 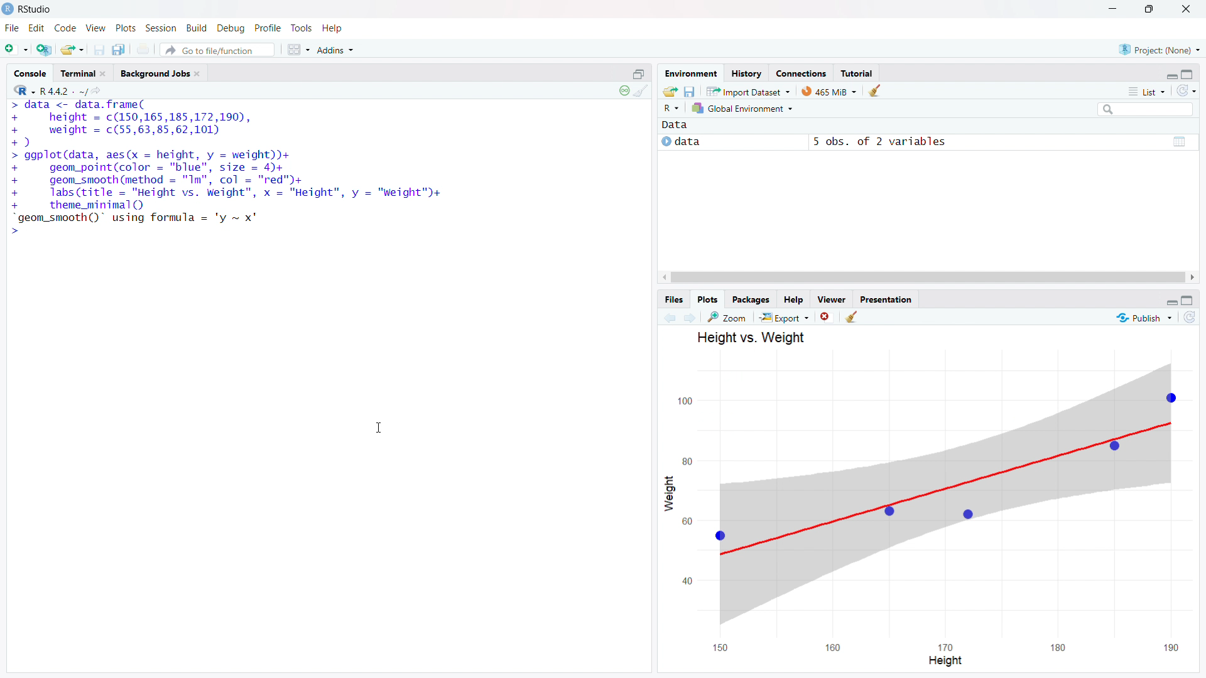 I want to click on tools, so click(x=301, y=28).